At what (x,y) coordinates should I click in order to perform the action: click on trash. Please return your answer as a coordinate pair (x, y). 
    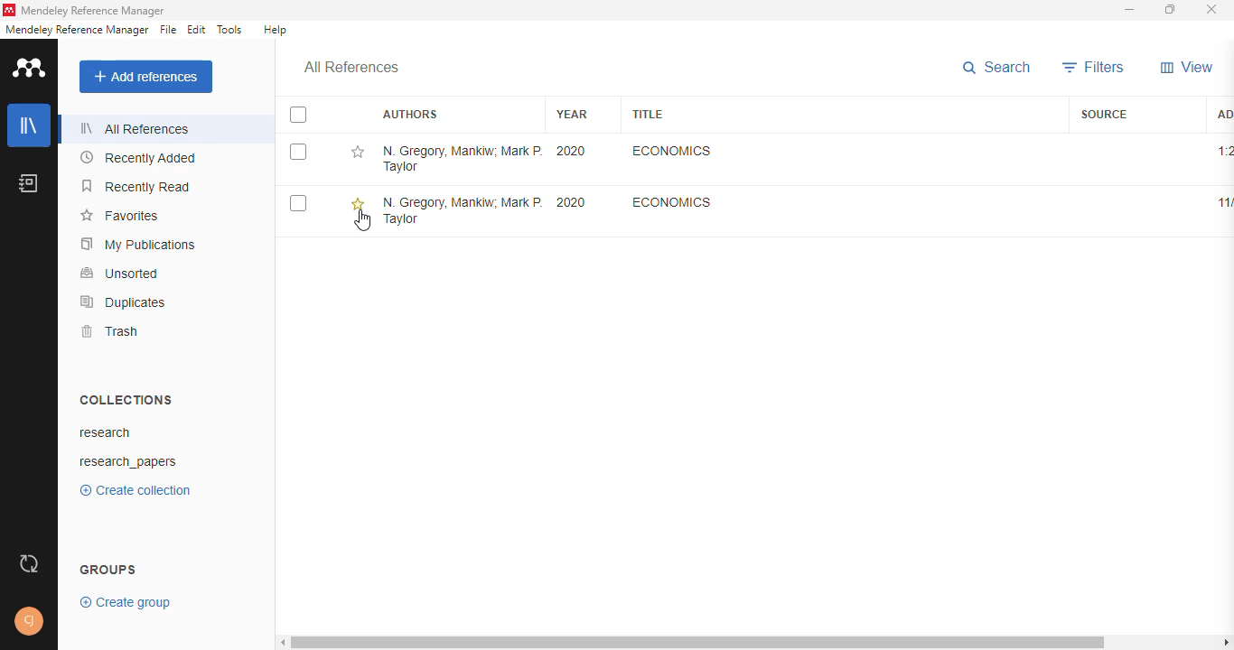
    Looking at the image, I should click on (113, 331).